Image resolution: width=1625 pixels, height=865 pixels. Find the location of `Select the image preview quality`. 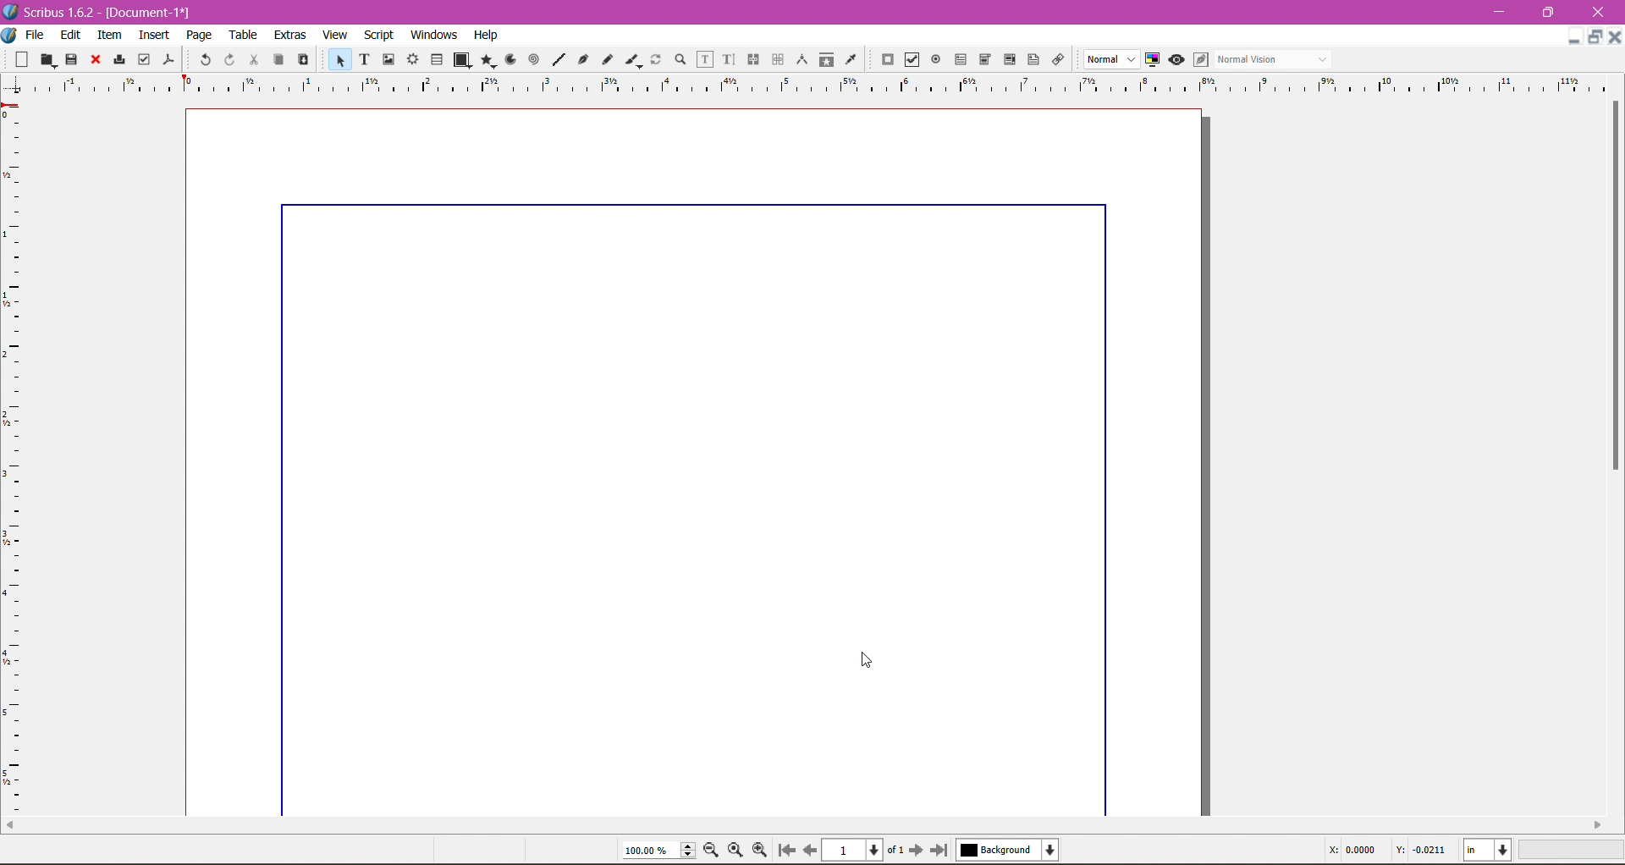

Select the image preview quality is located at coordinates (1110, 59).